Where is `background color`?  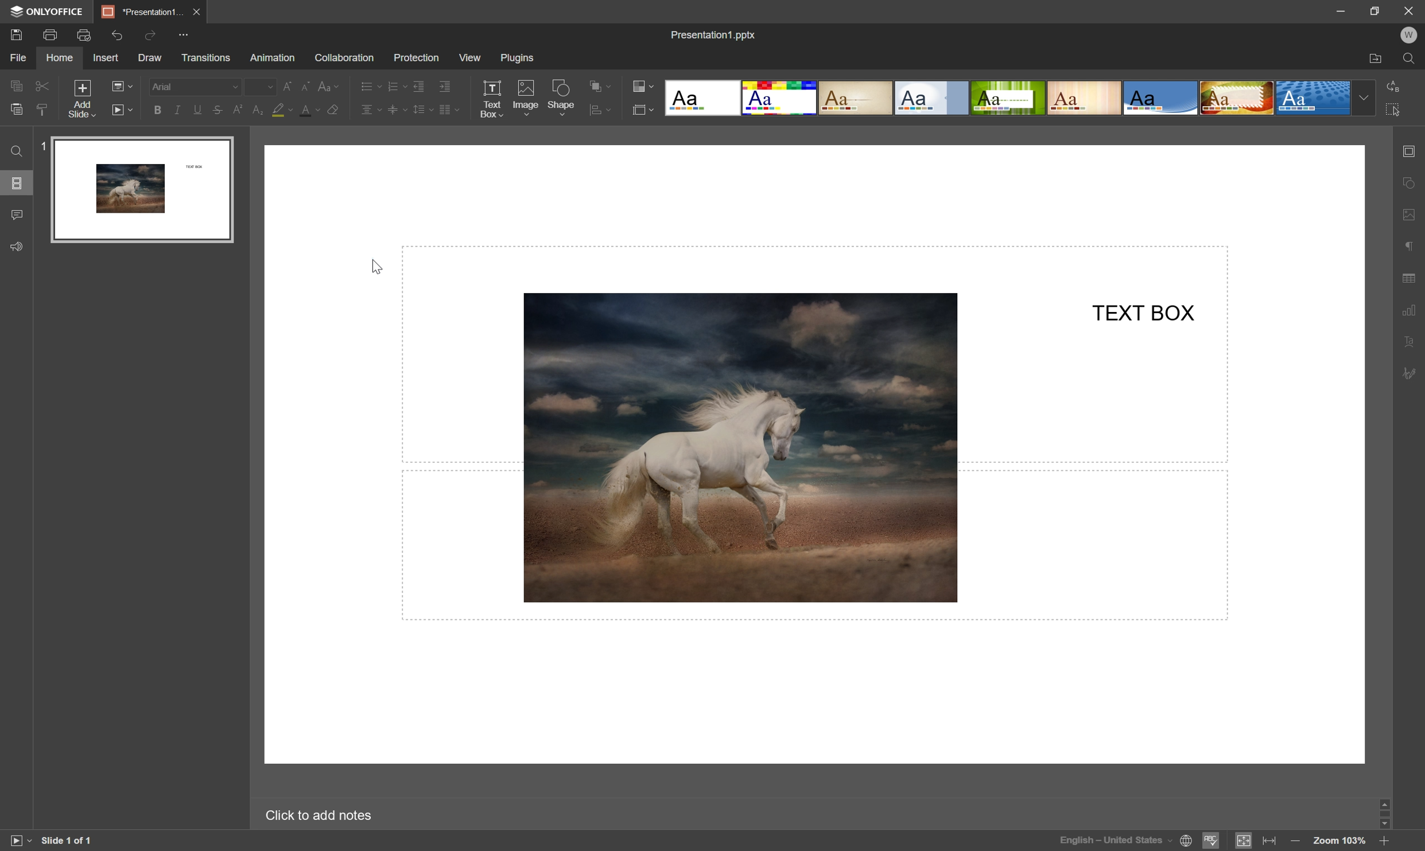 background color is located at coordinates (282, 109).